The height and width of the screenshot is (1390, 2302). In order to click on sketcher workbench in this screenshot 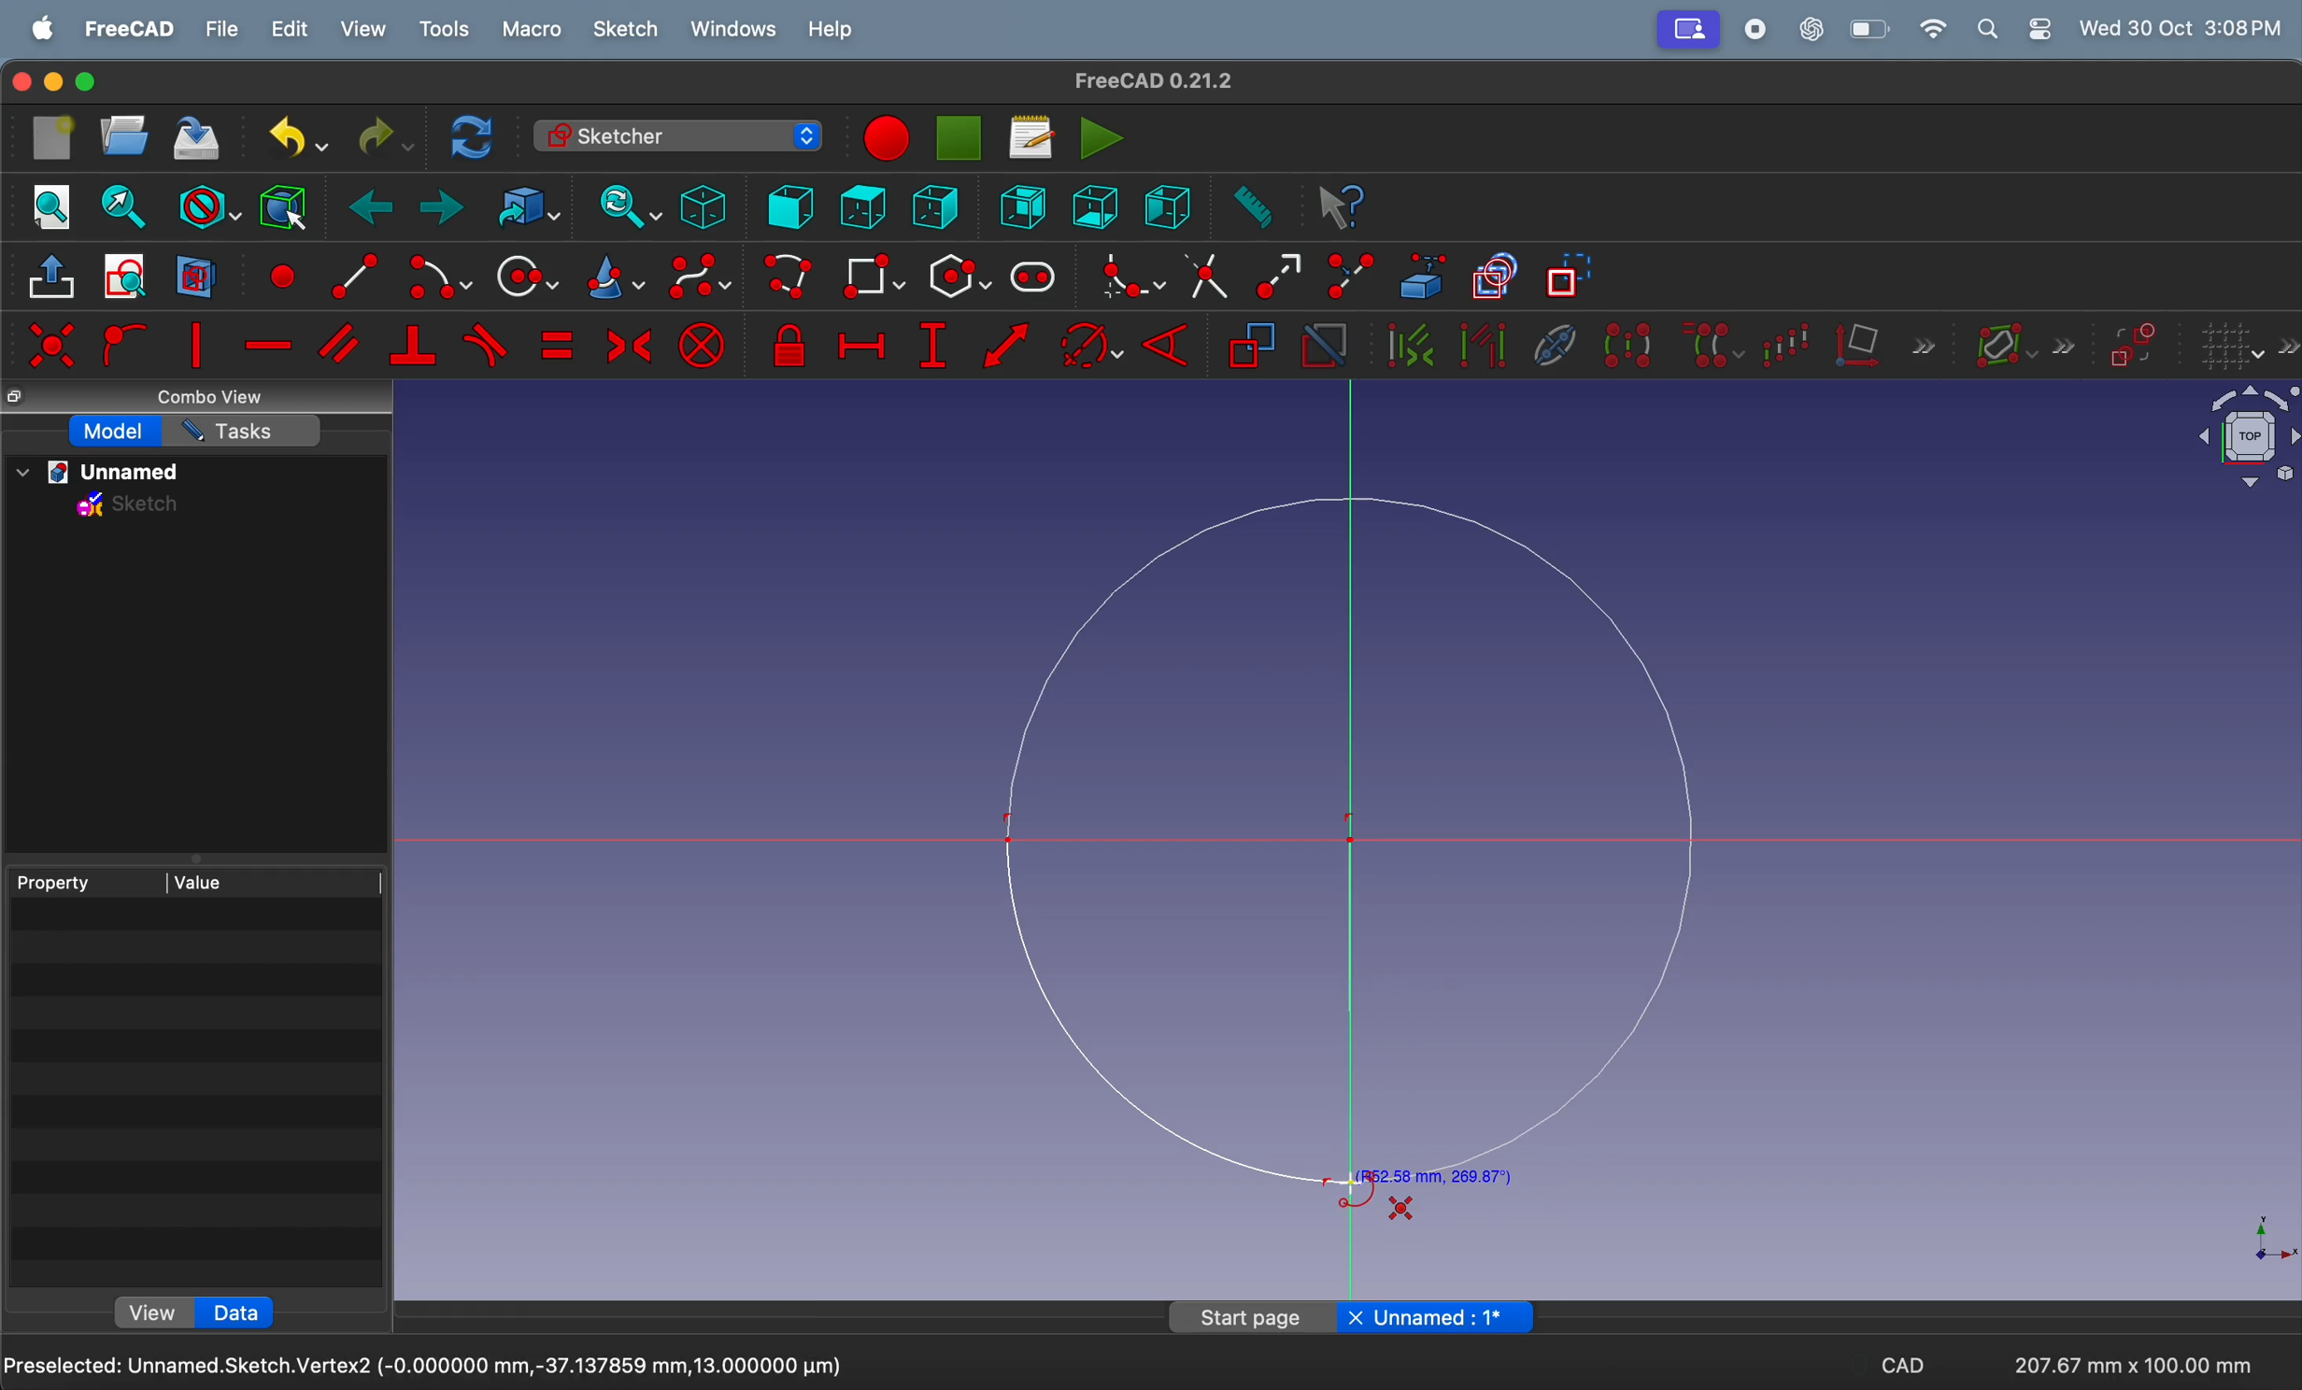, I will do `click(675, 135)`.